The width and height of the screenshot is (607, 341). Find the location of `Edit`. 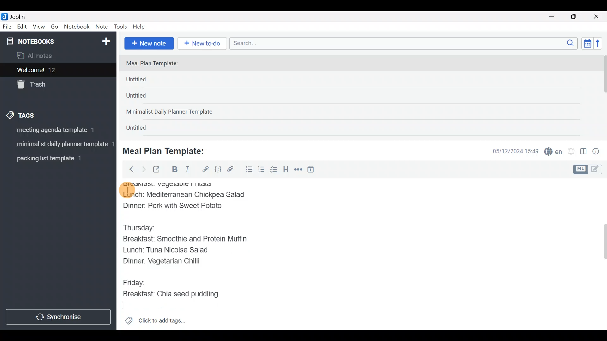

Edit is located at coordinates (22, 28).